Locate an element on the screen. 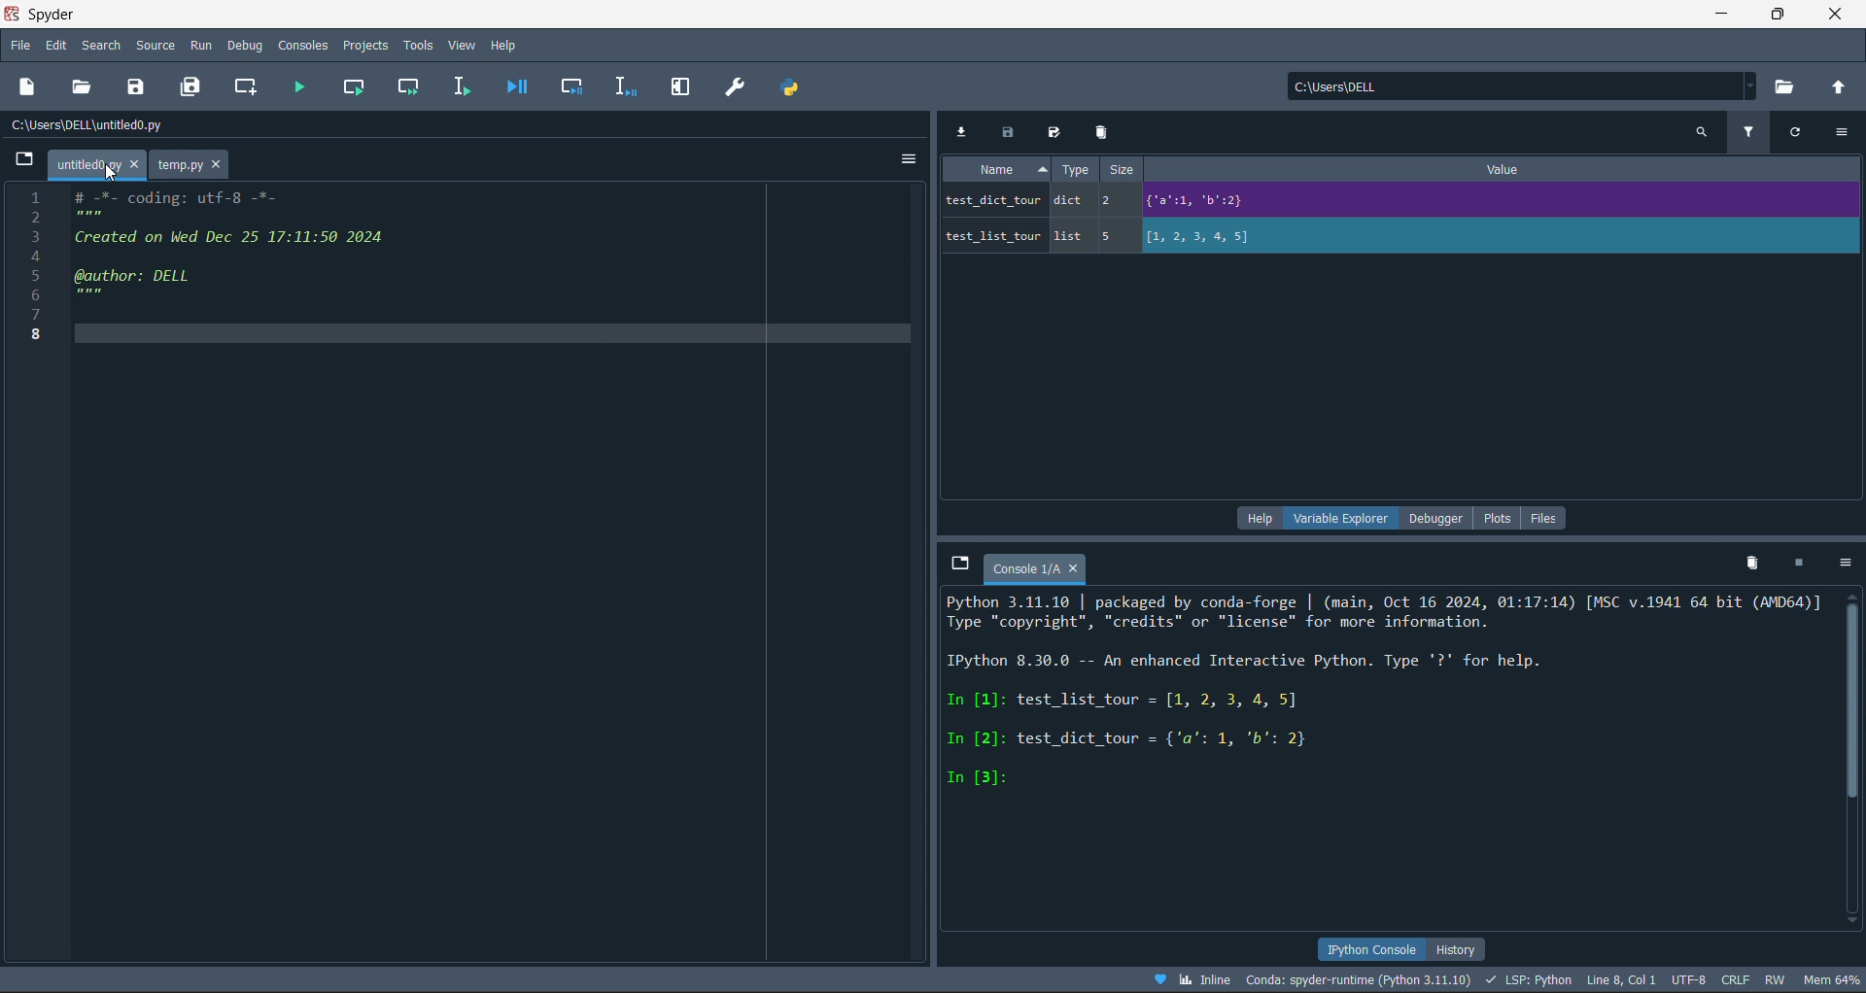  remove variable is located at coordinates (1104, 132).